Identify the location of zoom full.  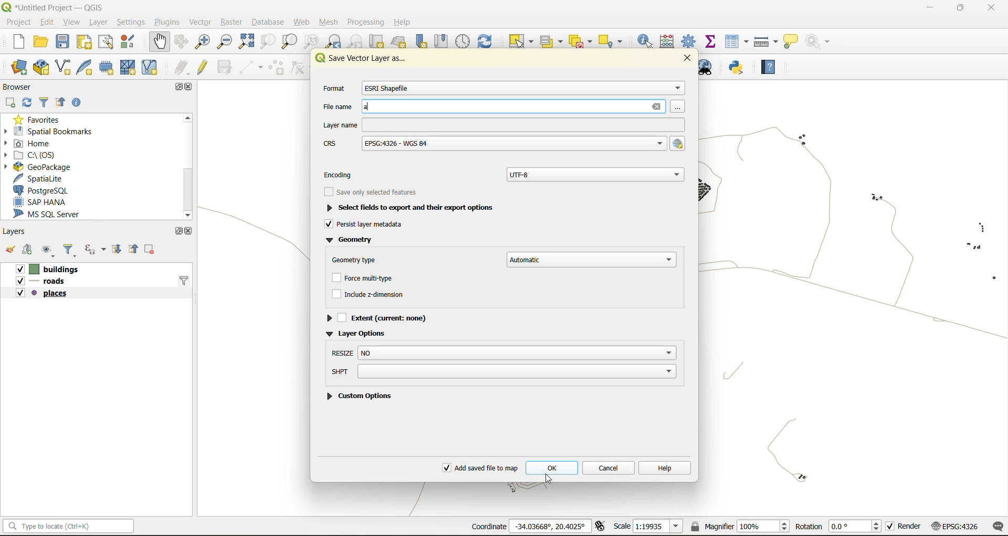
(249, 42).